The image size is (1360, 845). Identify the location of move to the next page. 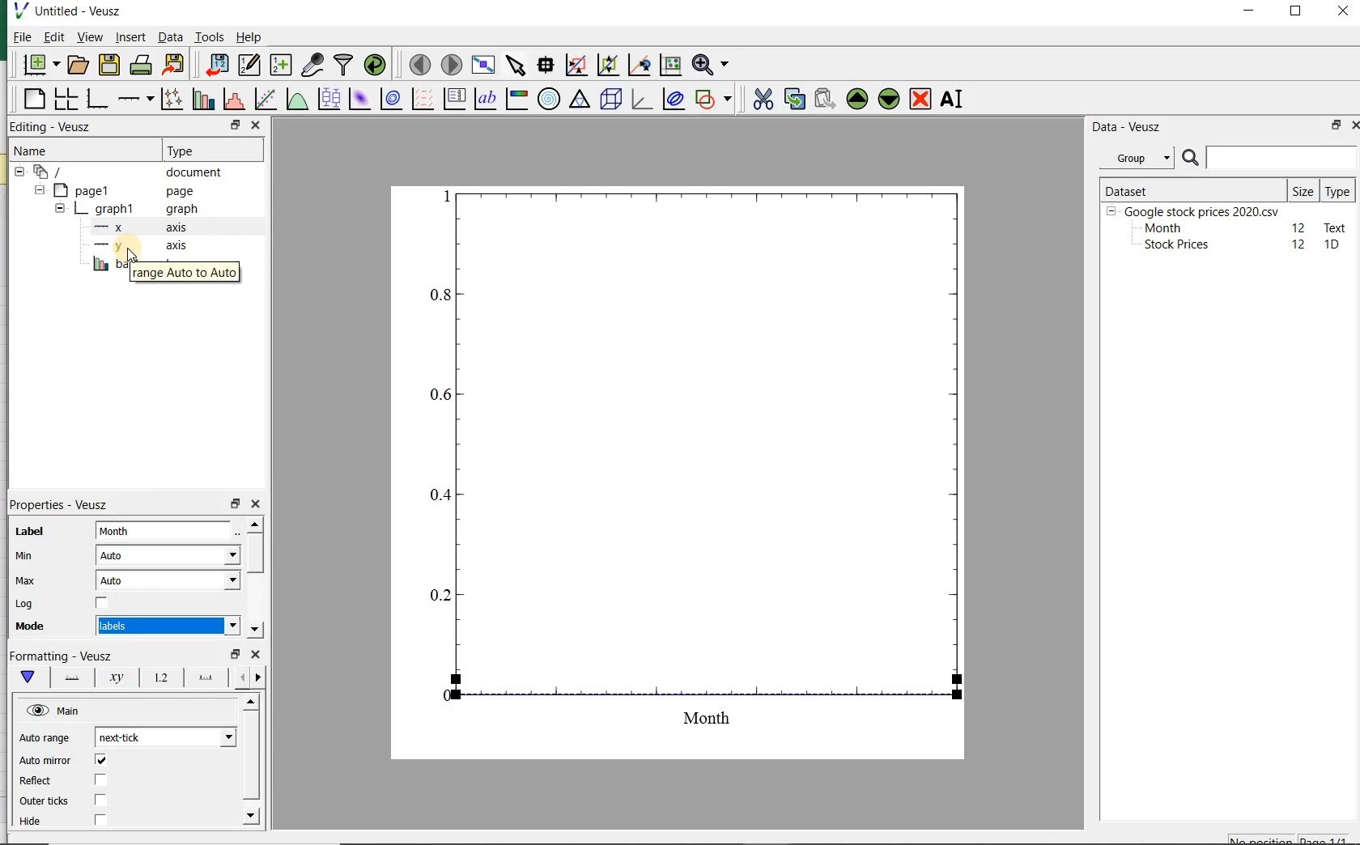
(452, 66).